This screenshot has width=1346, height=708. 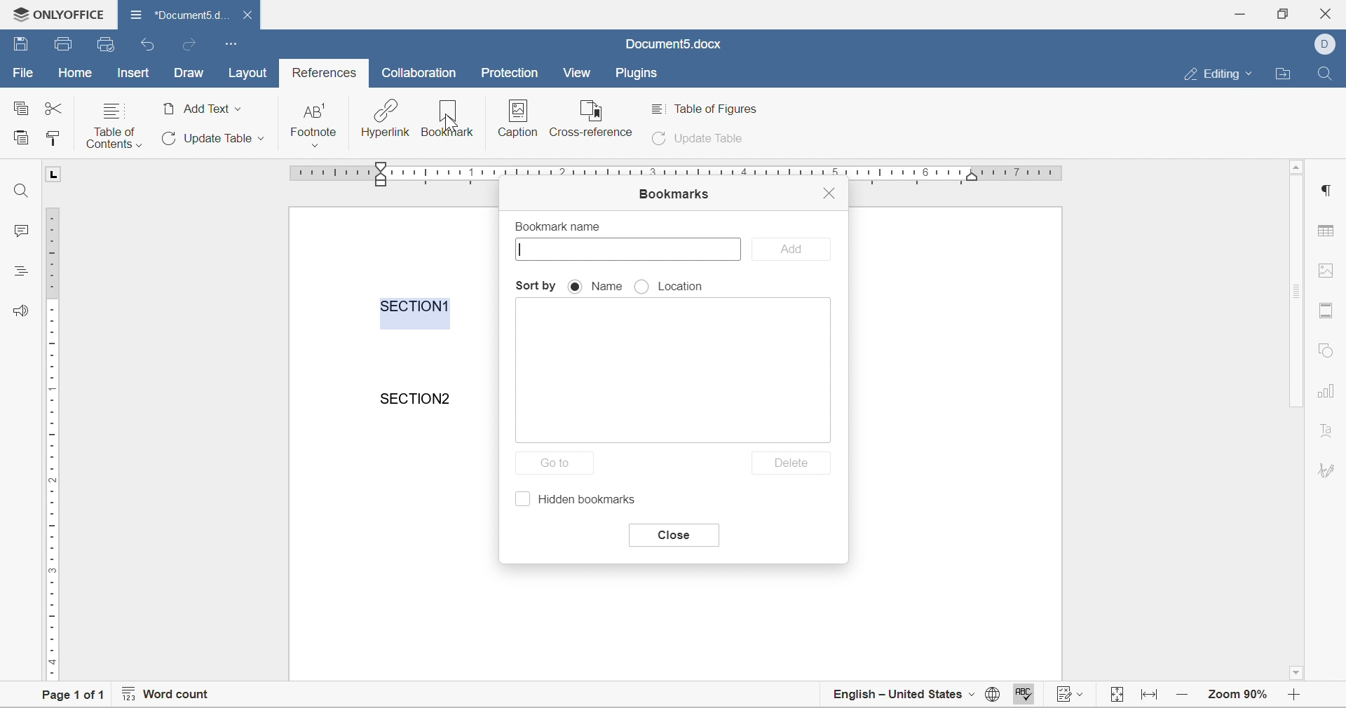 What do you see at coordinates (132, 72) in the screenshot?
I see `insert` at bounding box center [132, 72].